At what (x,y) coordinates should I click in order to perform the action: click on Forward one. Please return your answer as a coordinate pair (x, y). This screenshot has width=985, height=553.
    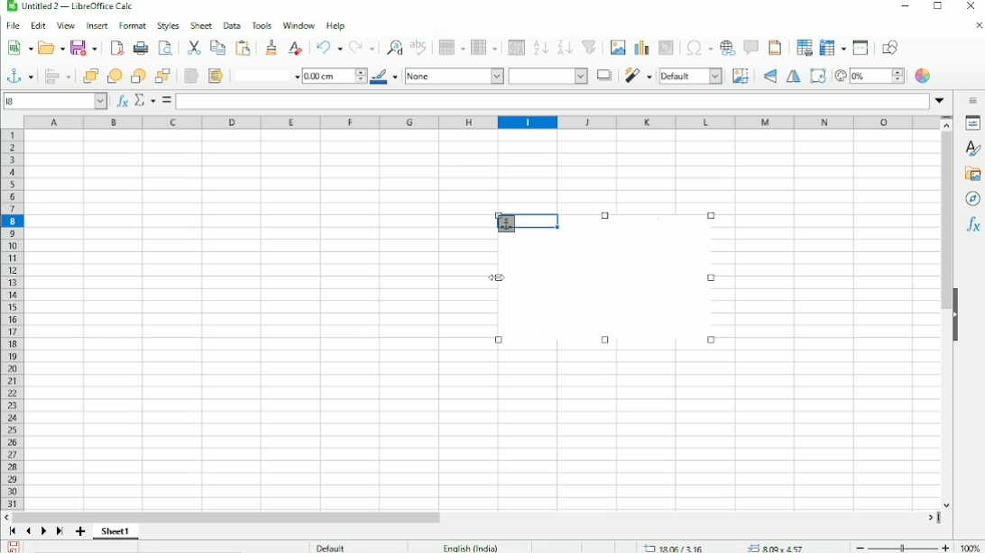
    Looking at the image, I should click on (115, 76).